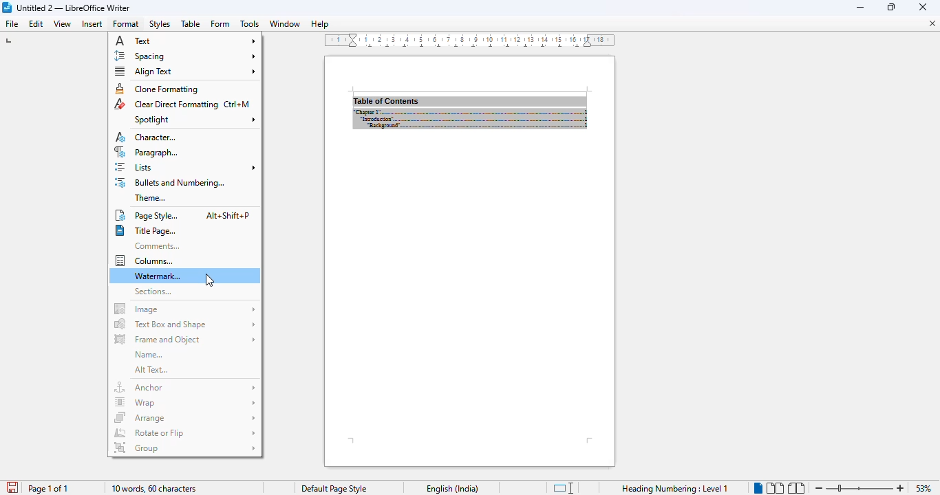 Image resolution: width=940 pixels, height=495 pixels. I want to click on file, so click(12, 24).